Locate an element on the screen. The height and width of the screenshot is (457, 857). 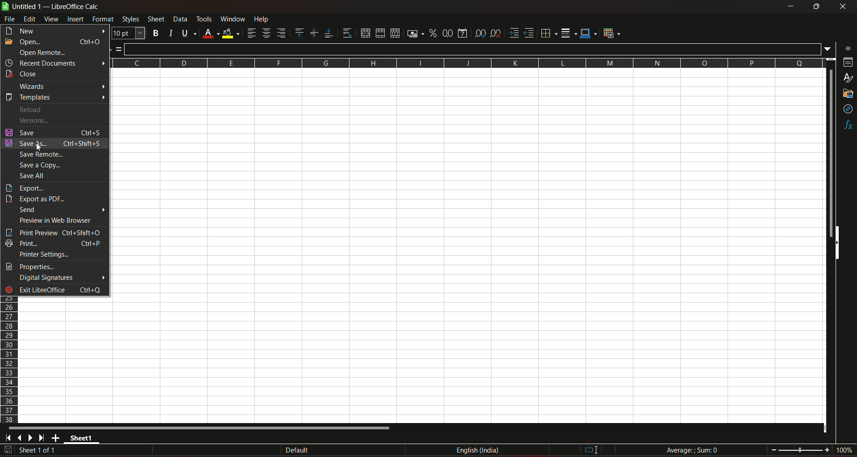
Font color is located at coordinates (210, 32).